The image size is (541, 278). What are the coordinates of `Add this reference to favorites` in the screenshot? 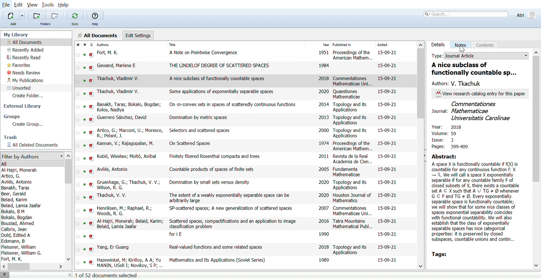 It's located at (78, 172).